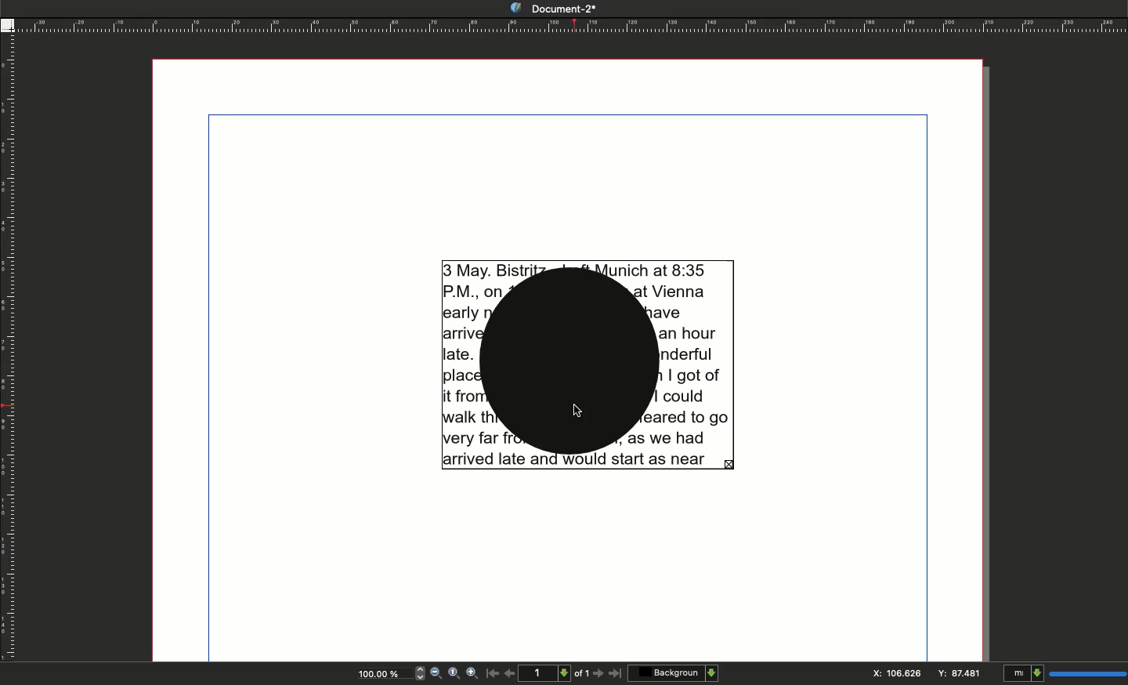 Image resolution: width=1128 pixels, height=685 pixels. I want to click on Background, so click(673, 672).